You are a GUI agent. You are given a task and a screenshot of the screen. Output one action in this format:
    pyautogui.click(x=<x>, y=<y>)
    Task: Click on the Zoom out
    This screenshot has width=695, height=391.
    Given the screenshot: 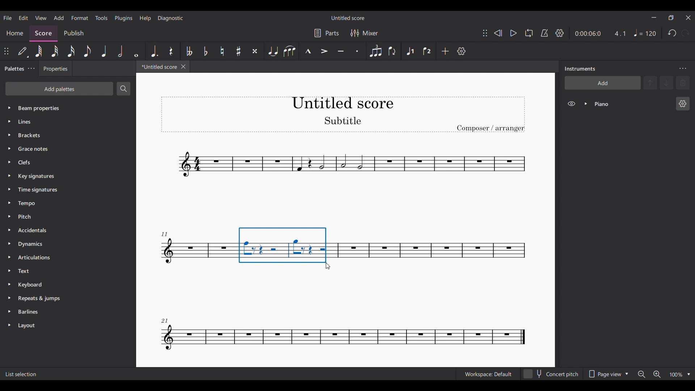 What is the action you would take?
    pyautogui.click(x=642, y=374)
    